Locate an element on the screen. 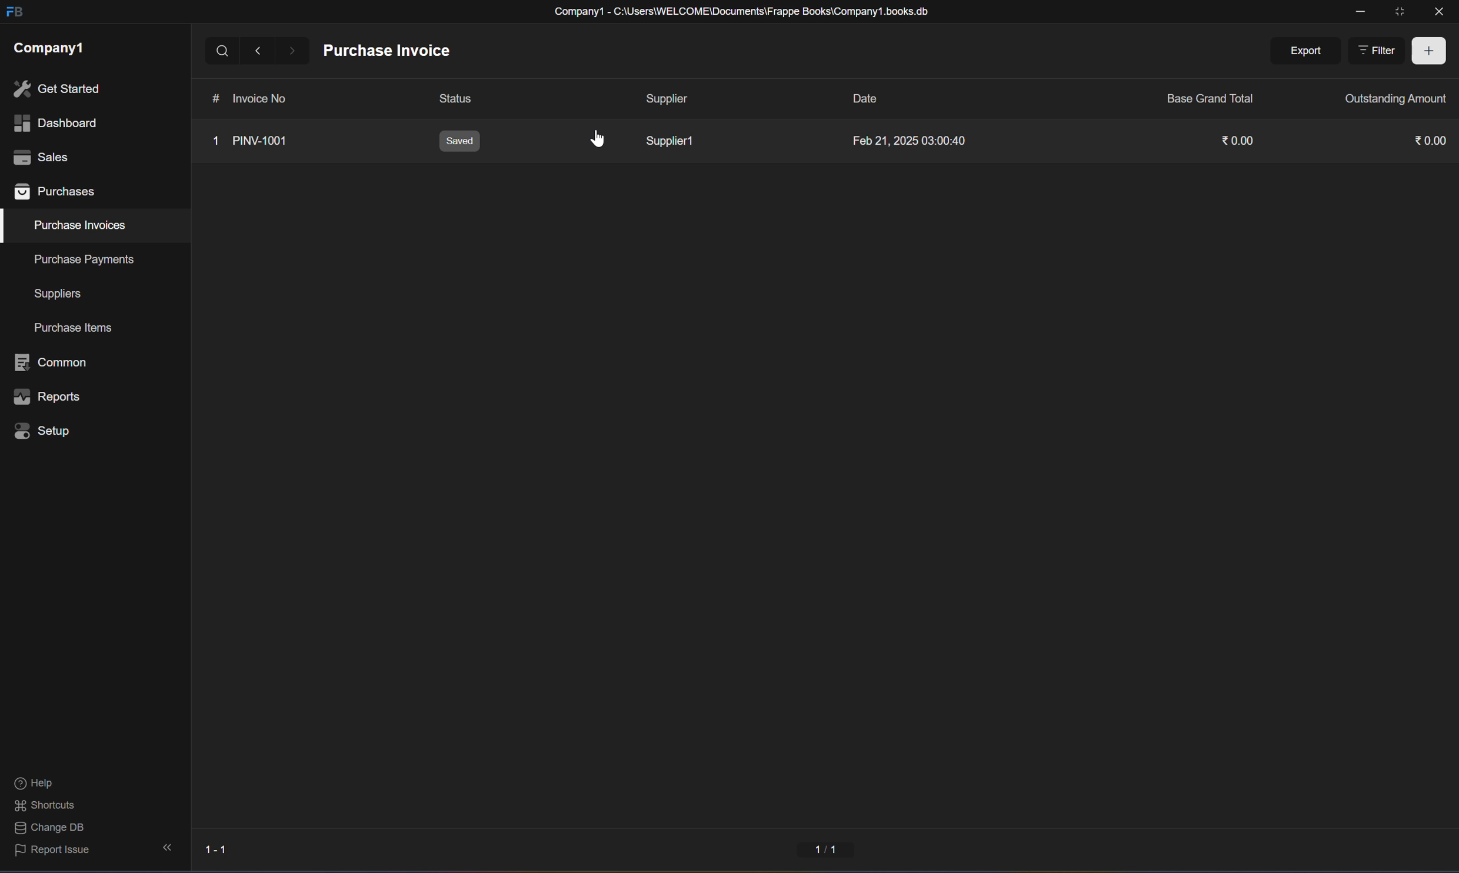 This screenshot has width=1459, height=873. 1 PINV-1001 is located at coordinates (252, 141).